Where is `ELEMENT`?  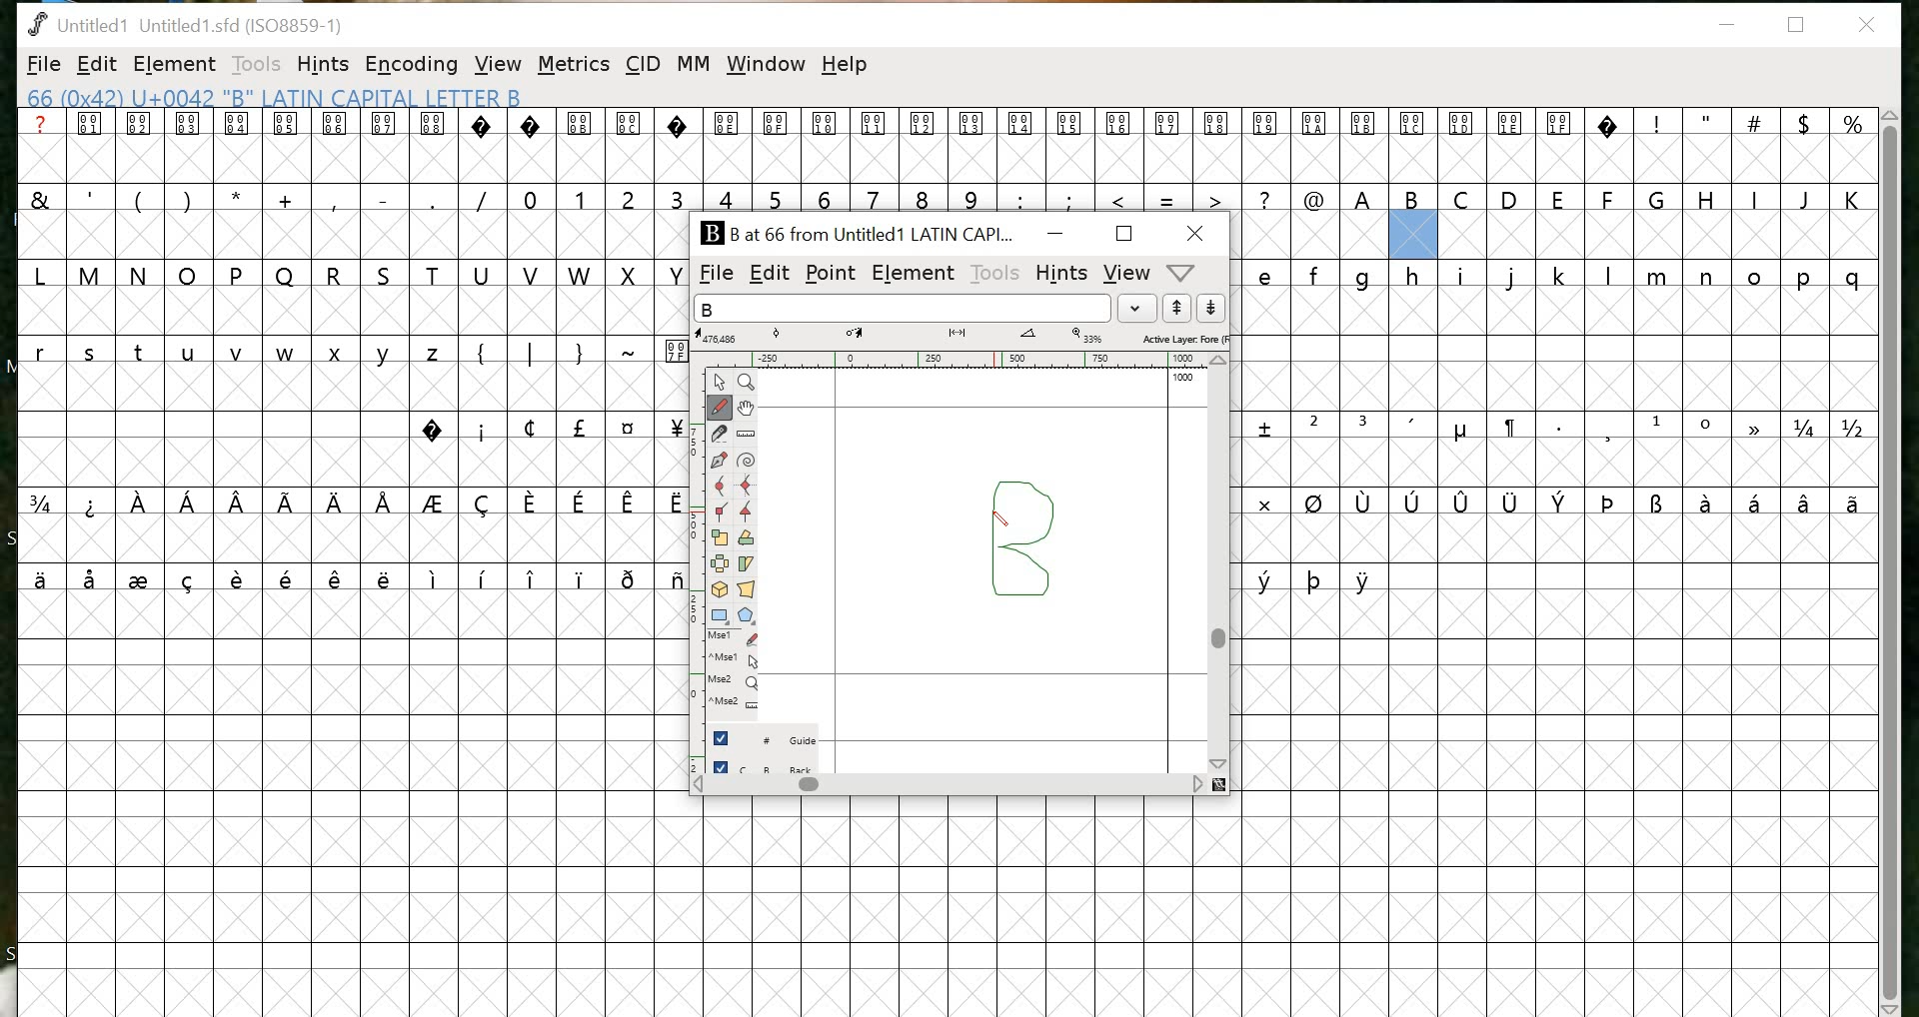
ELEMENT is located at coordinates (174, 65).